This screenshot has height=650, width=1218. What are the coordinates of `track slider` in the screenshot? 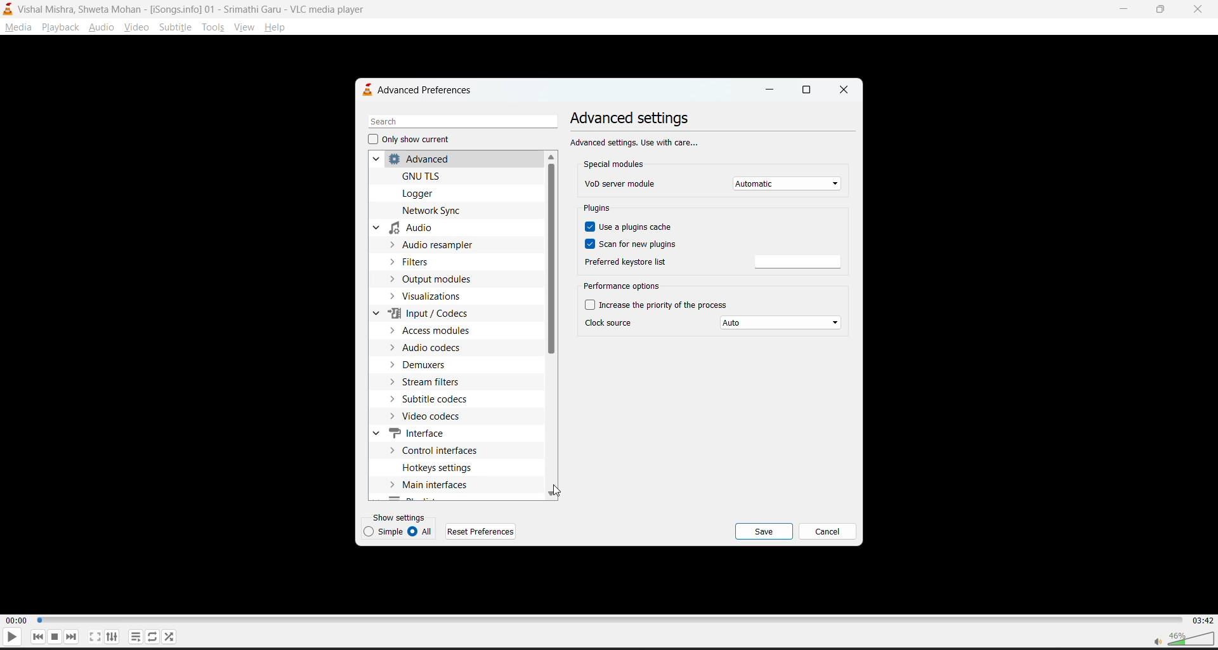 It's located at (607, 618).